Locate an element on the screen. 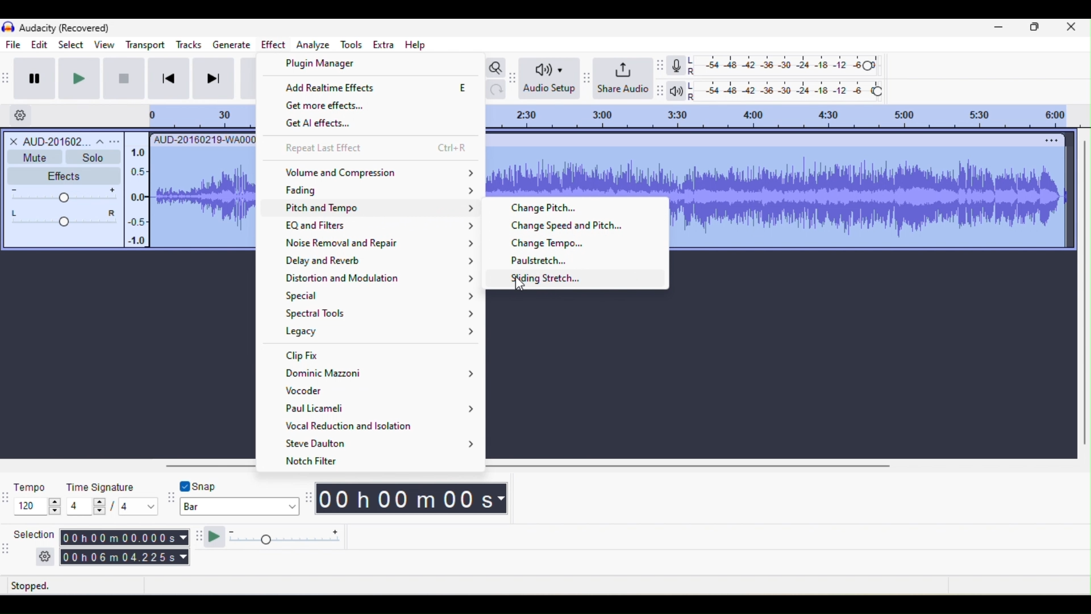  noise removal and repair is located at coordinates (380, 244).